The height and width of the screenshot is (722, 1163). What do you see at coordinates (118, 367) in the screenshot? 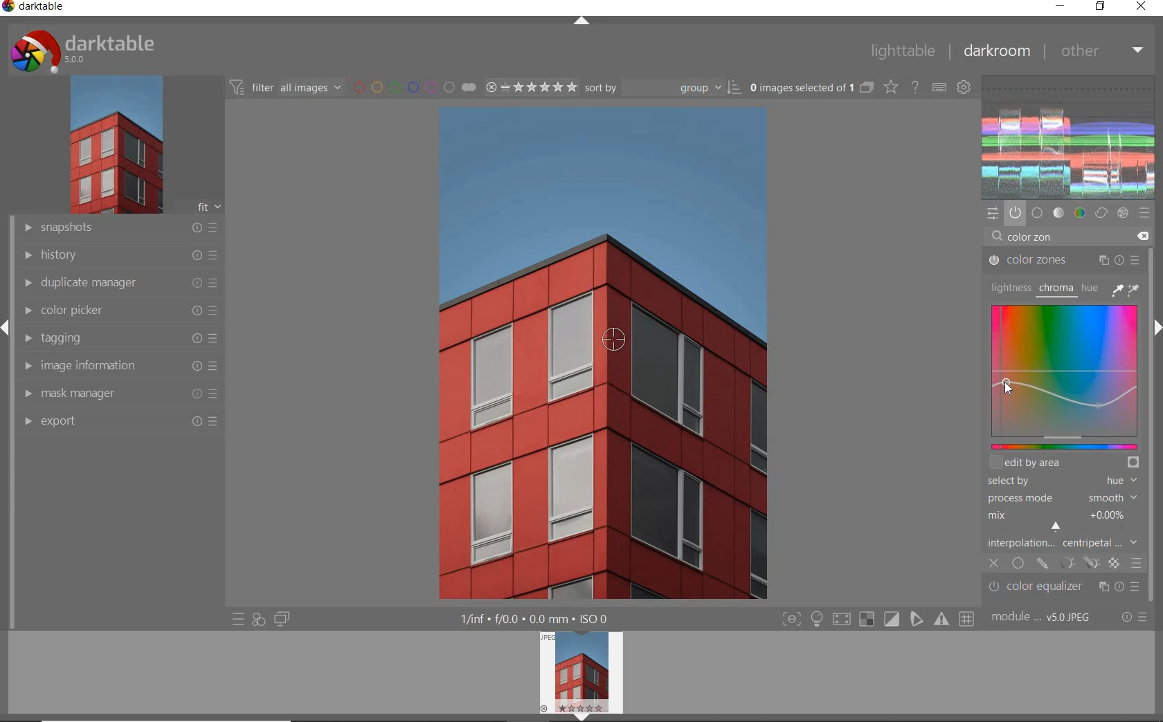
I see `image information` at bounding box center [118, 367].